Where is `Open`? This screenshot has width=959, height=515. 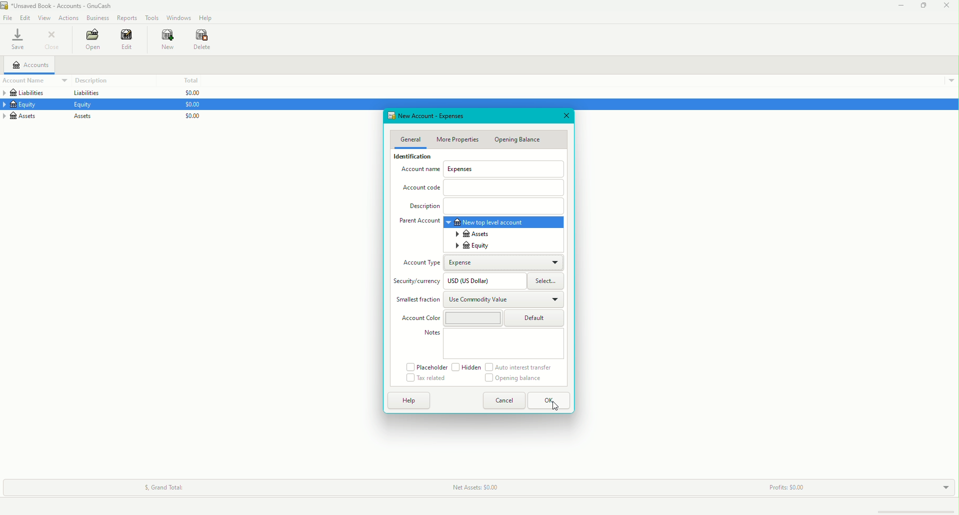 Open is located at coordinates (90, 40).